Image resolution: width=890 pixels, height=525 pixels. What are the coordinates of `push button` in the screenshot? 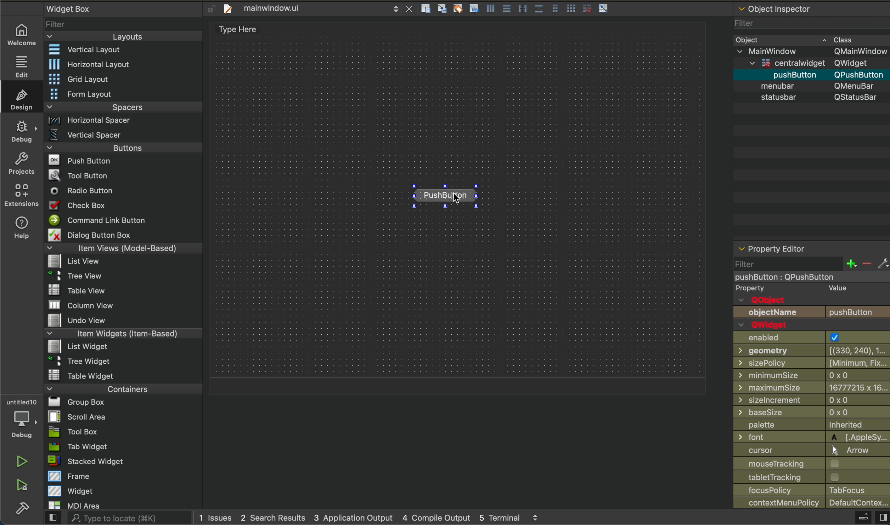 It's located at (761, 76).